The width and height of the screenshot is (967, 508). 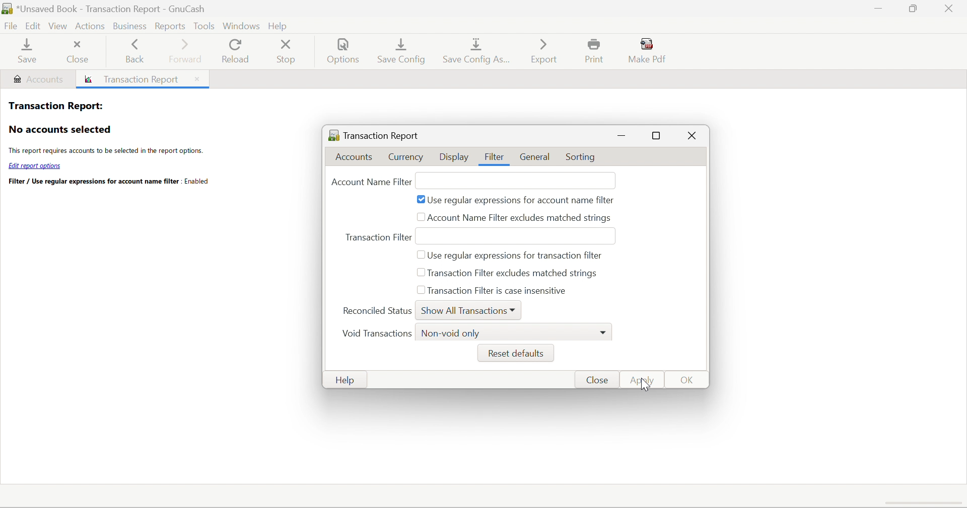 What do you see at coordinates (605, 331) in the screenshot?
I see `Drop Down` at bounding box center [605, 331].